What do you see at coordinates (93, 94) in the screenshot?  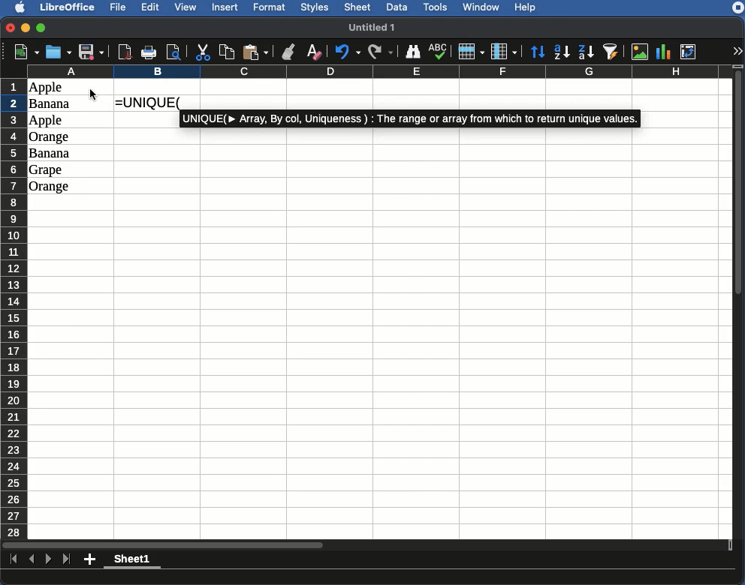 I see `Cursor` at bounding box center [93, 94].